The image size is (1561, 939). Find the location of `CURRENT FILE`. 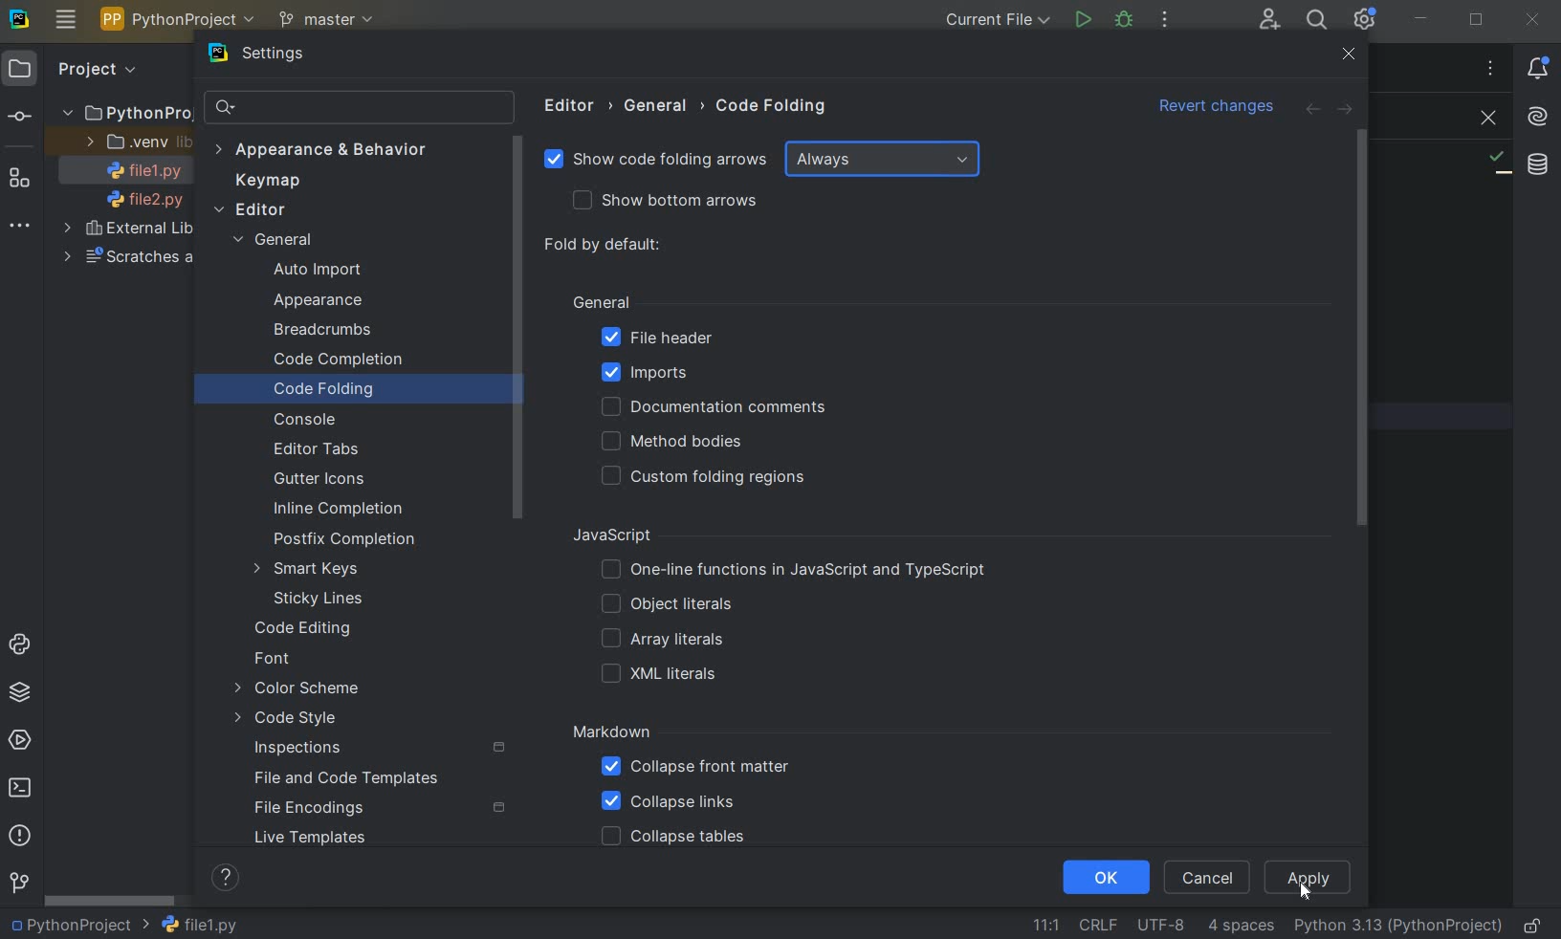

CURRENT FILE is located at coordinates (995, 20).